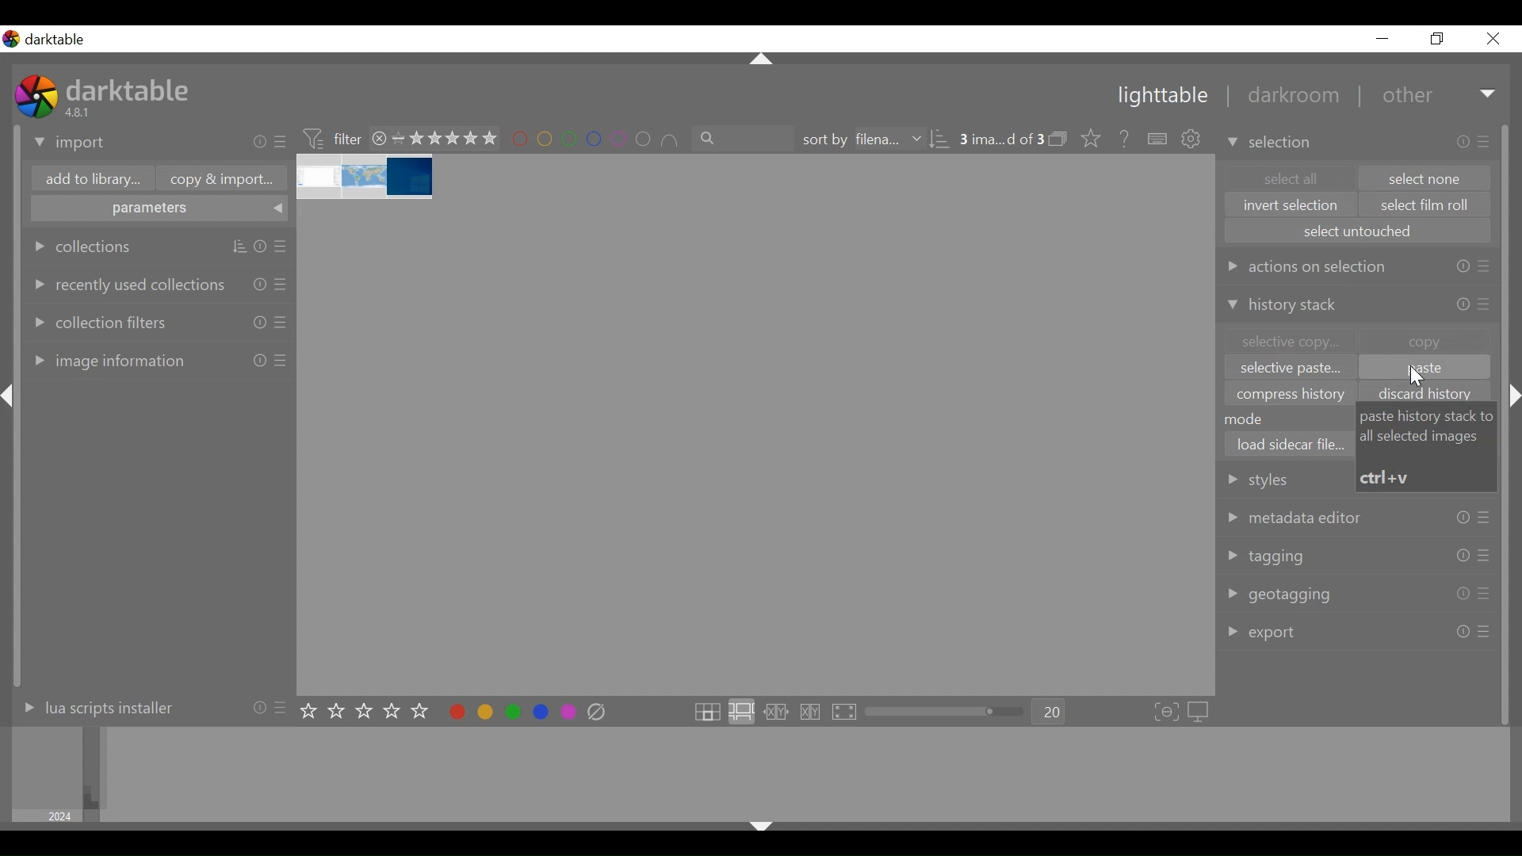  Describe the element at coordinates (380, 138) in the screenshot. I see `close` at that location.